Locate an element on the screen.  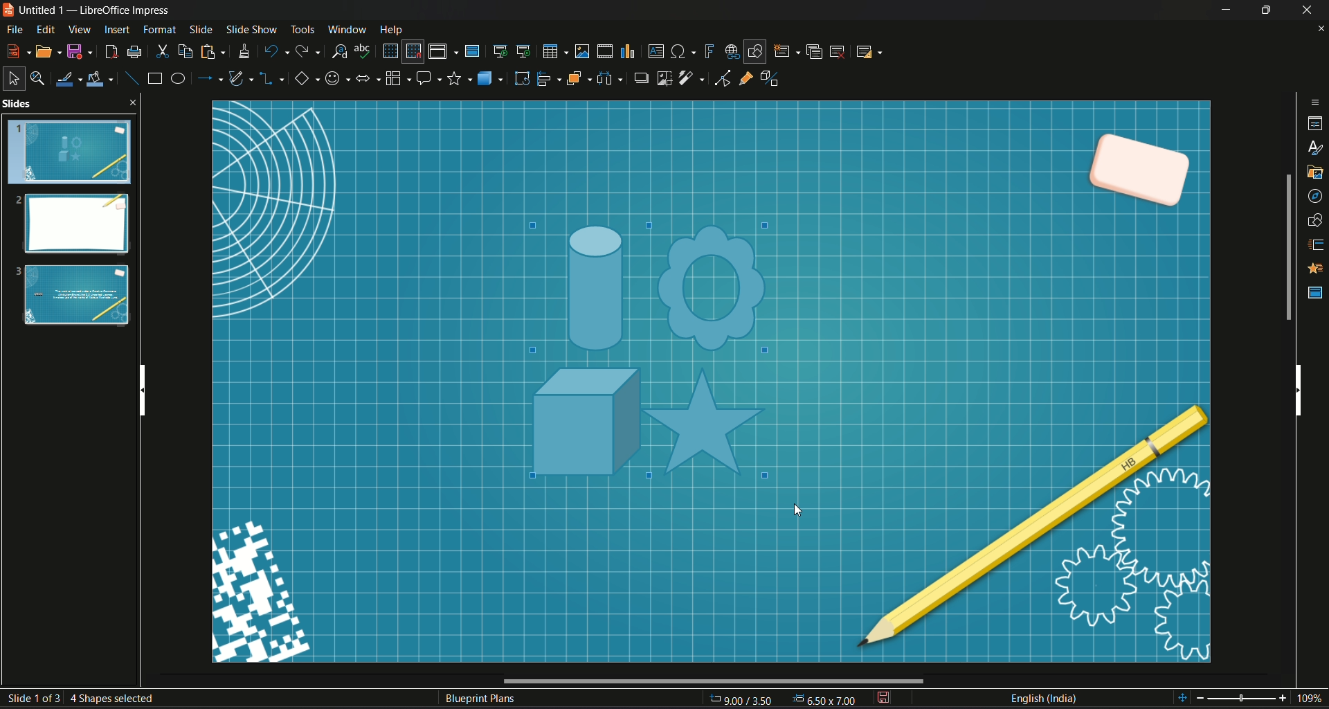
basic shape is located at coordinates (305, 80).